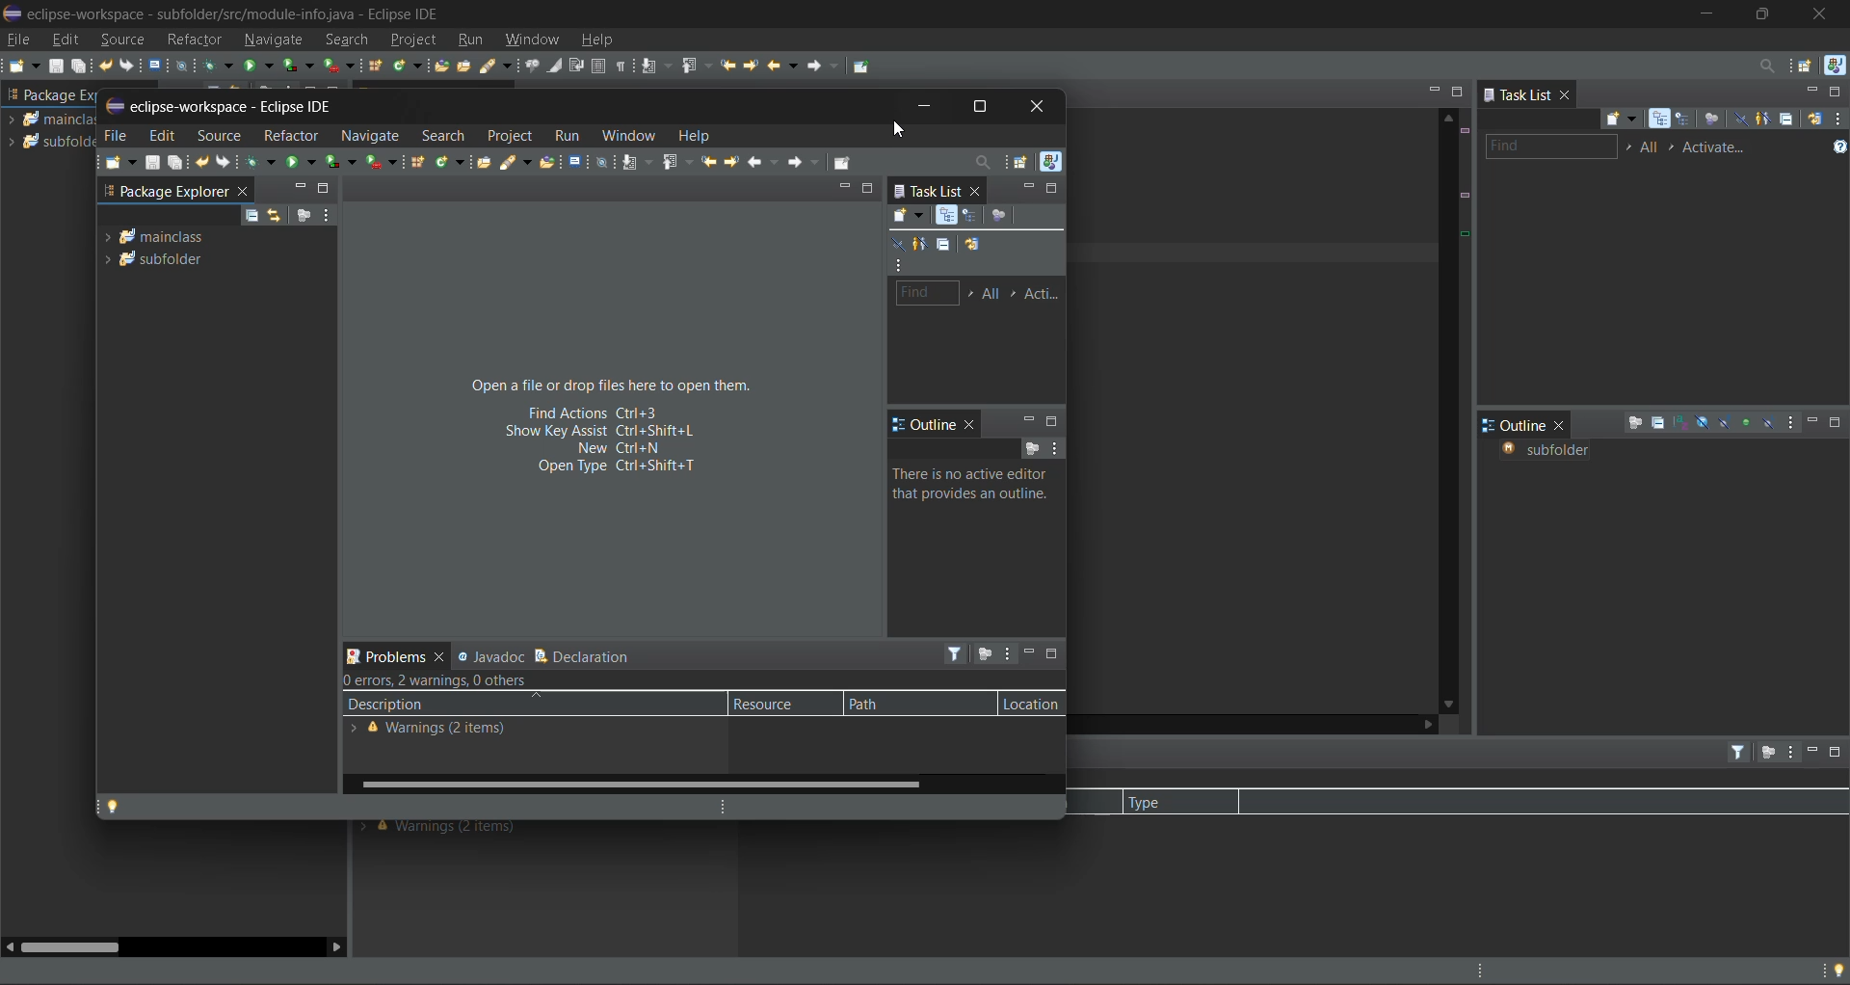 The height and width of the screenshot is (985, 1850). What do you see at coordinates (214, 105) in the screenshot?
I see `tab name` at bounding box center [214, 105].